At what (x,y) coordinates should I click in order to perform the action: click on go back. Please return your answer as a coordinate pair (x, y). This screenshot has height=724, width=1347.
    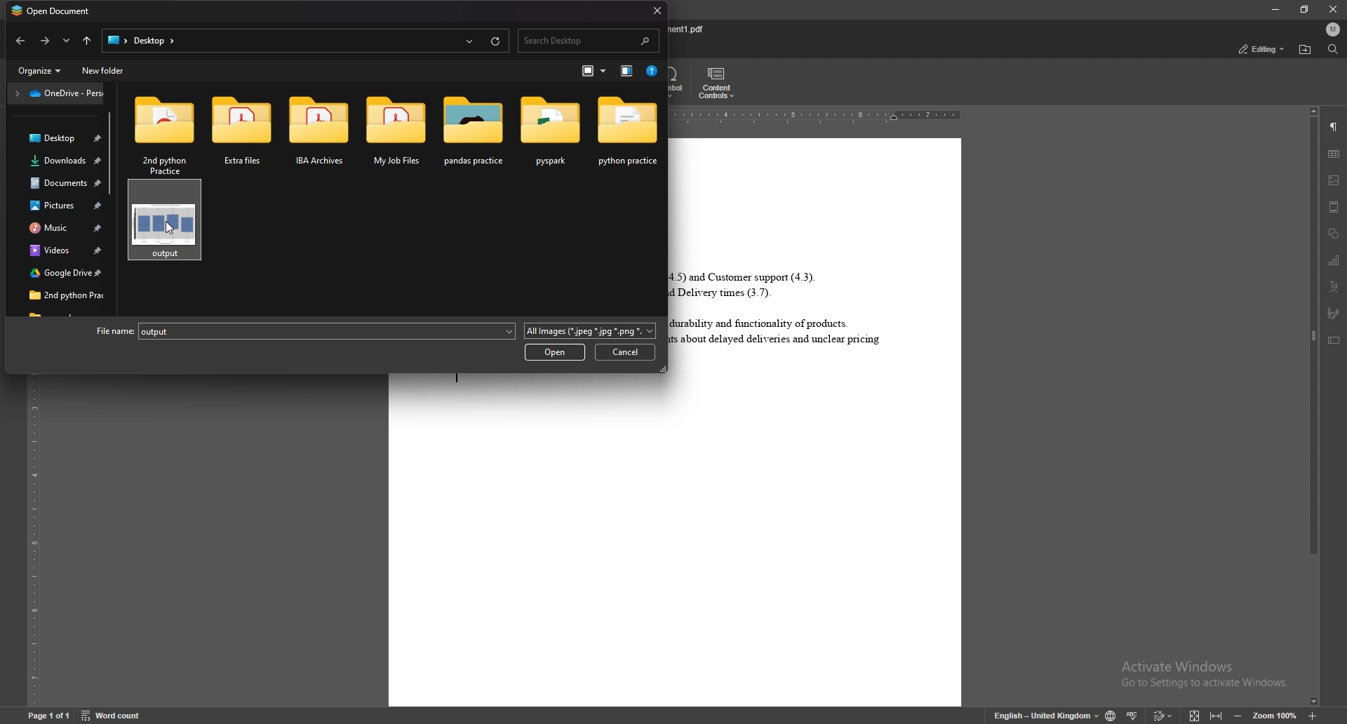
    Looking at the image, I should click on (43, 41).